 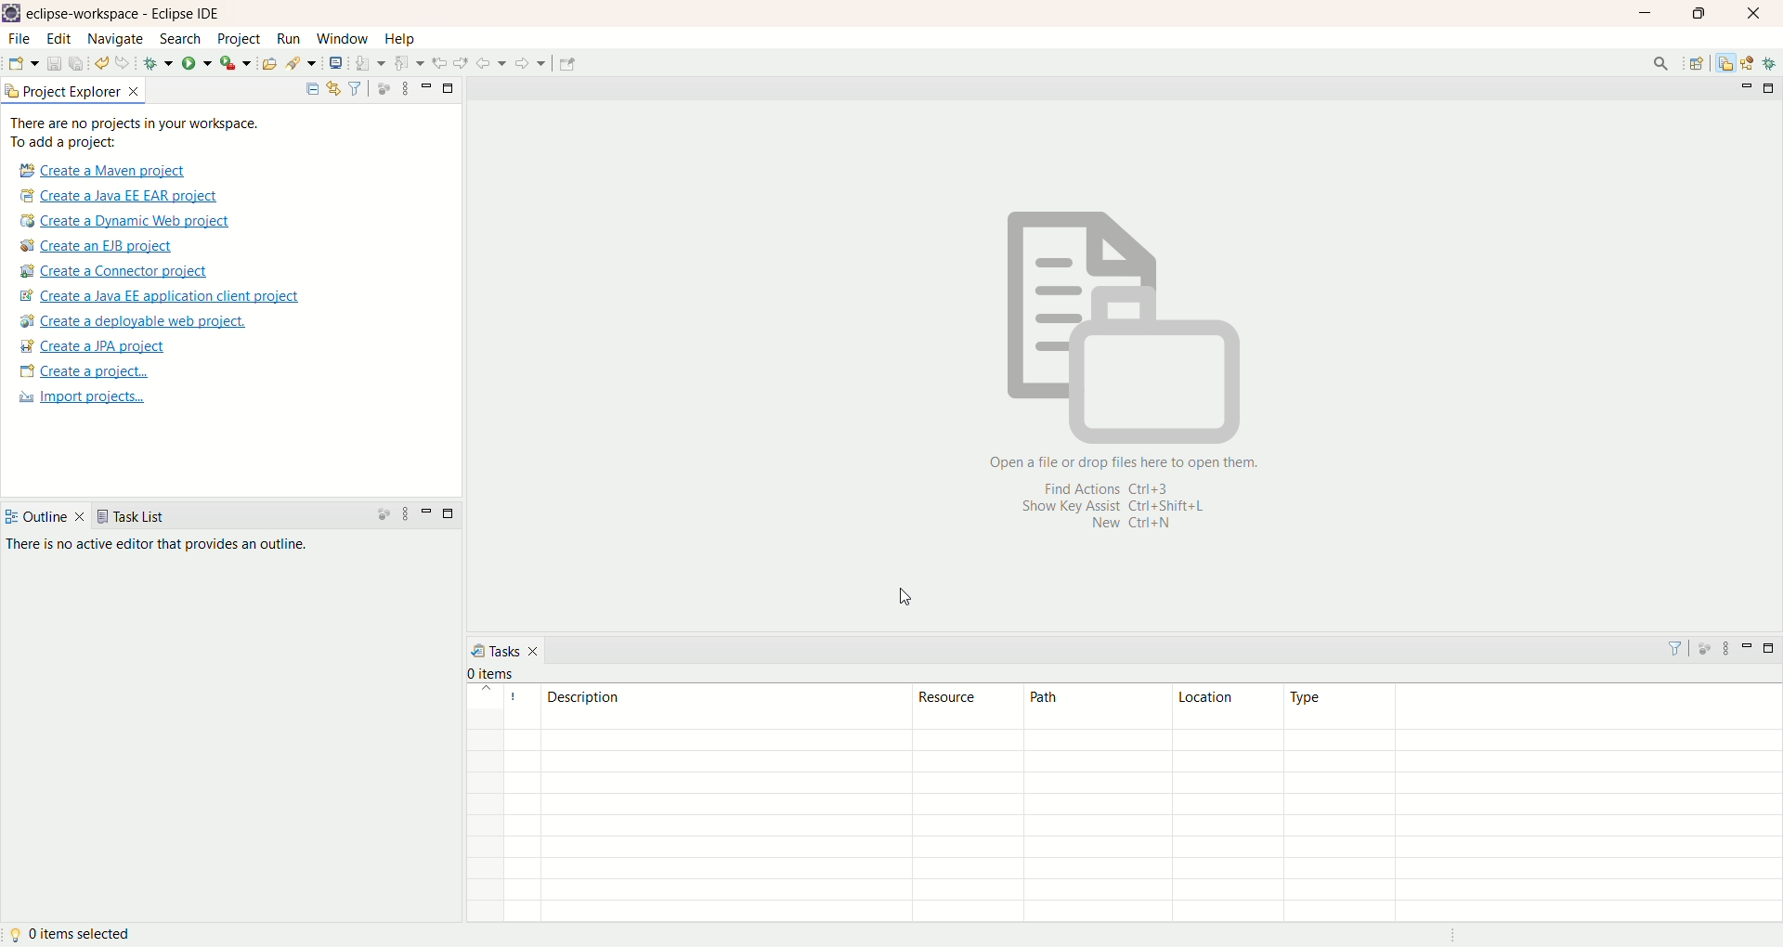 I want to click on create an EJB project, so click(x=102, y=245).